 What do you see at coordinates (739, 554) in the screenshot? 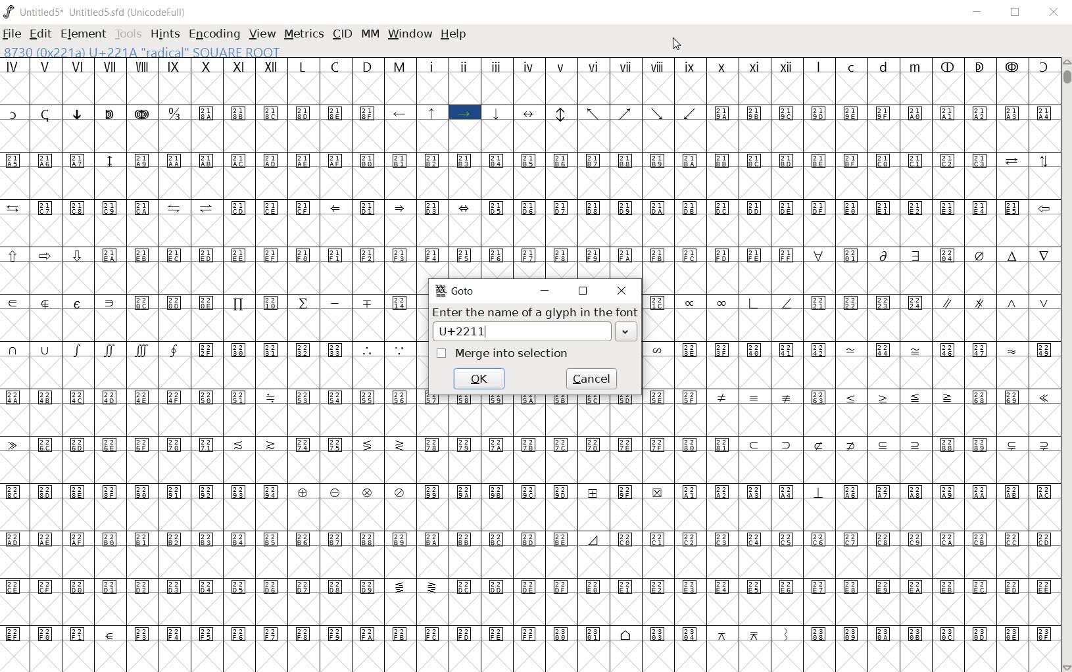
I see `glyph characters` at bounding box center [739, 554].